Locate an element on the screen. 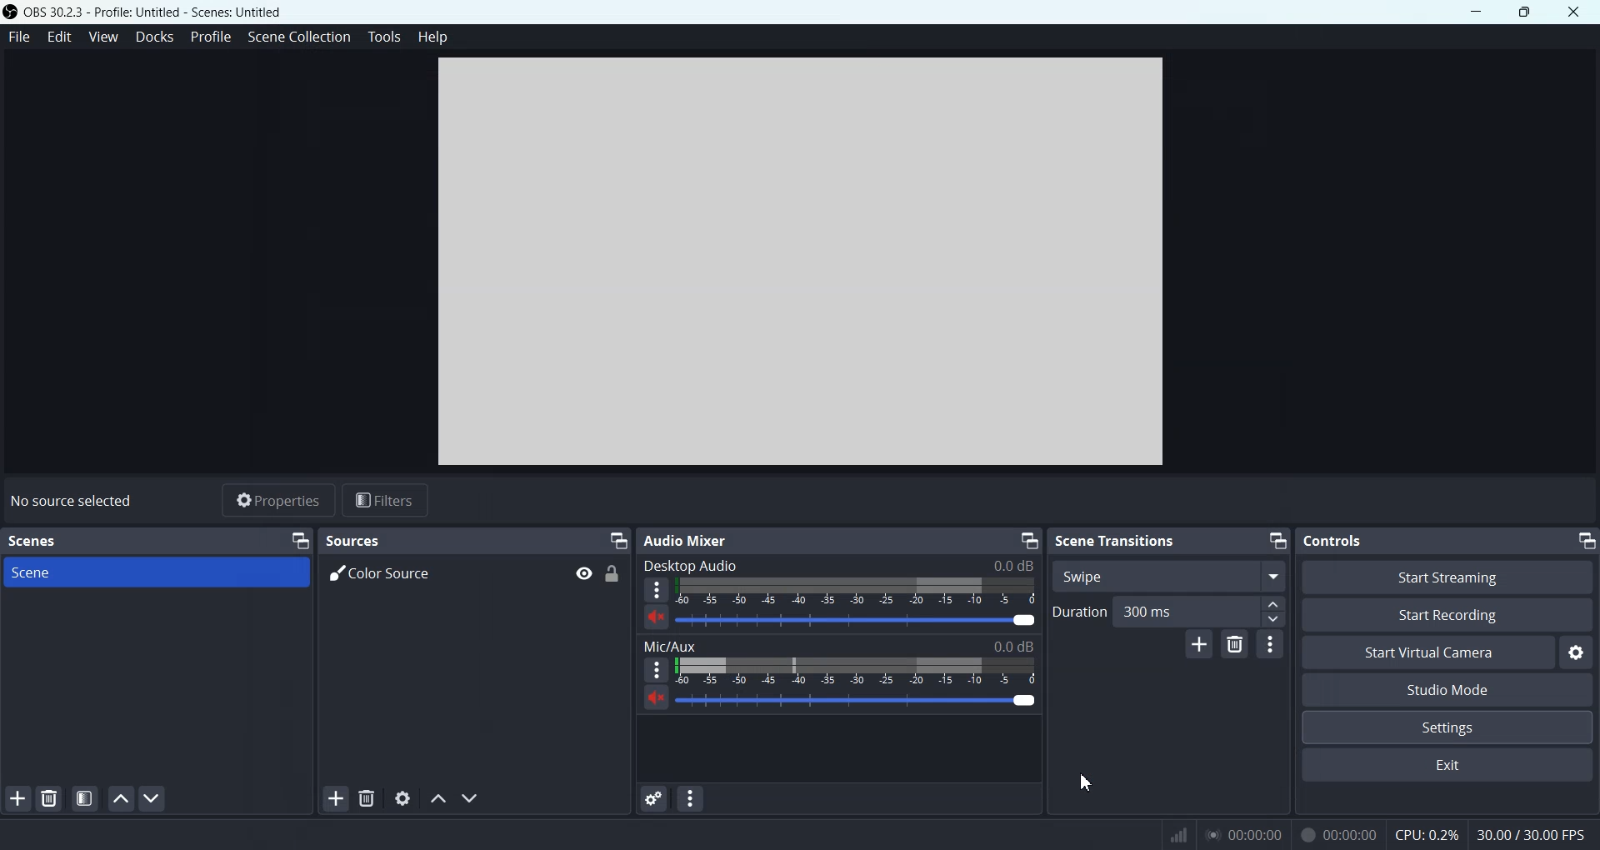 The height and width of the screenshot is (850, 1600). Lock is located at coordinates (614, 572).